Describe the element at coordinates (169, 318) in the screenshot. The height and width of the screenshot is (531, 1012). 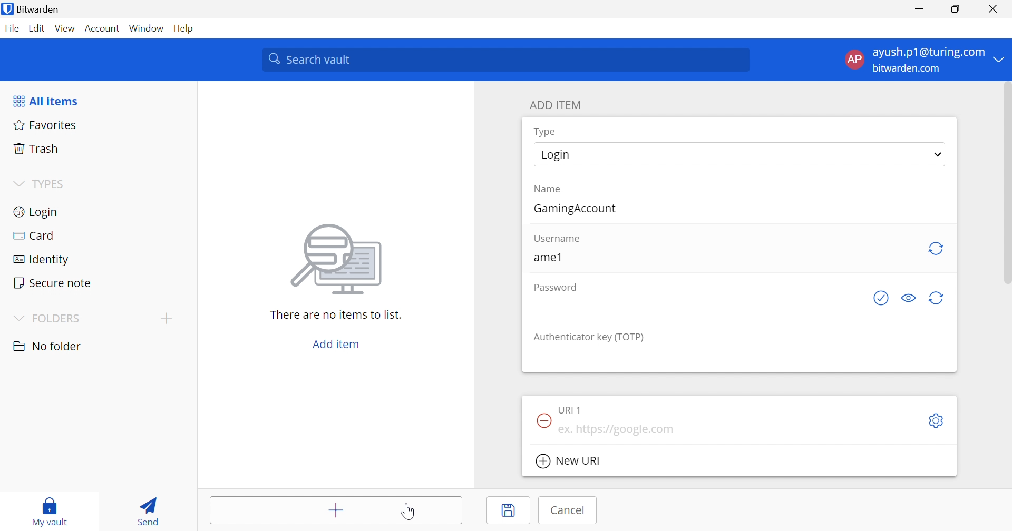
I see `Add folder` at that location.